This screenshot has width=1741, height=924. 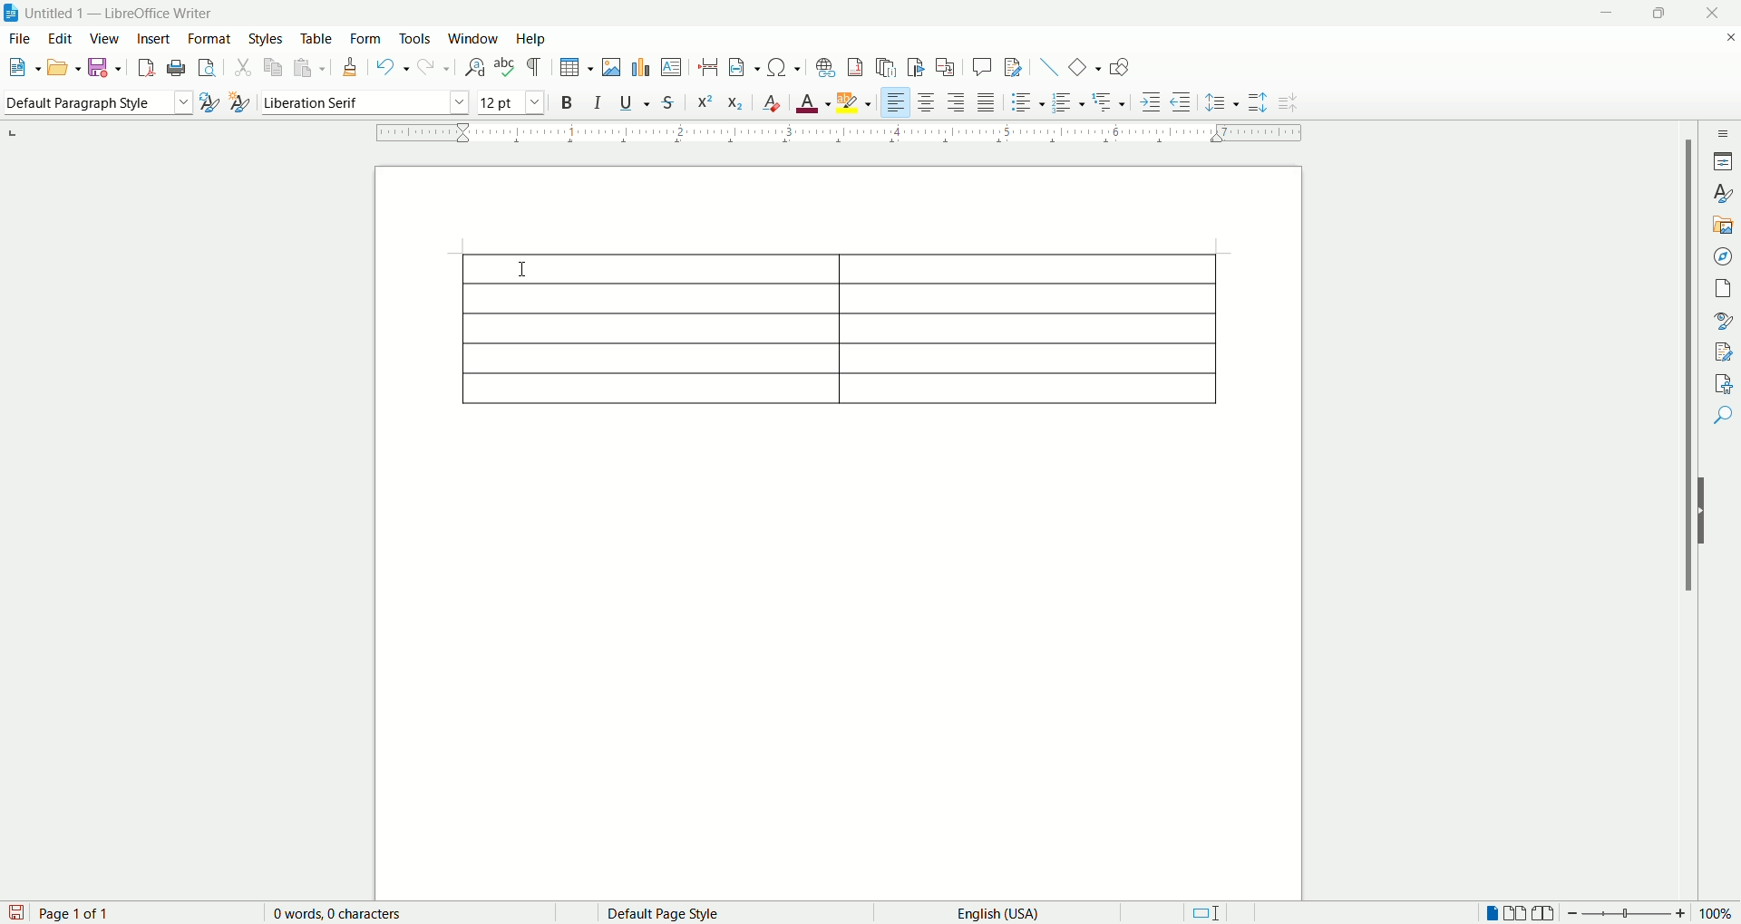 What do you see at coordinates (840, 135) in the screenshot?
I see `border` at bounding box center [840, 135].